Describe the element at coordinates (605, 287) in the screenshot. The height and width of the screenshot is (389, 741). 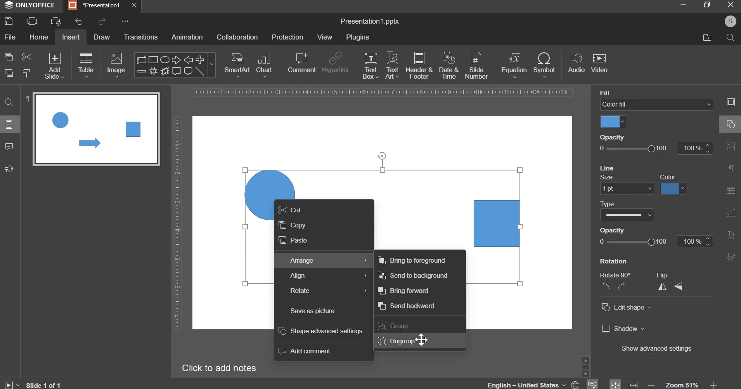
I see `rotate left 90` at that location.